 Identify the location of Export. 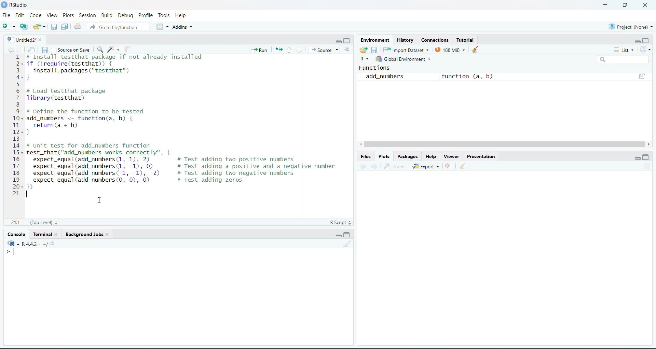
(426, 166).